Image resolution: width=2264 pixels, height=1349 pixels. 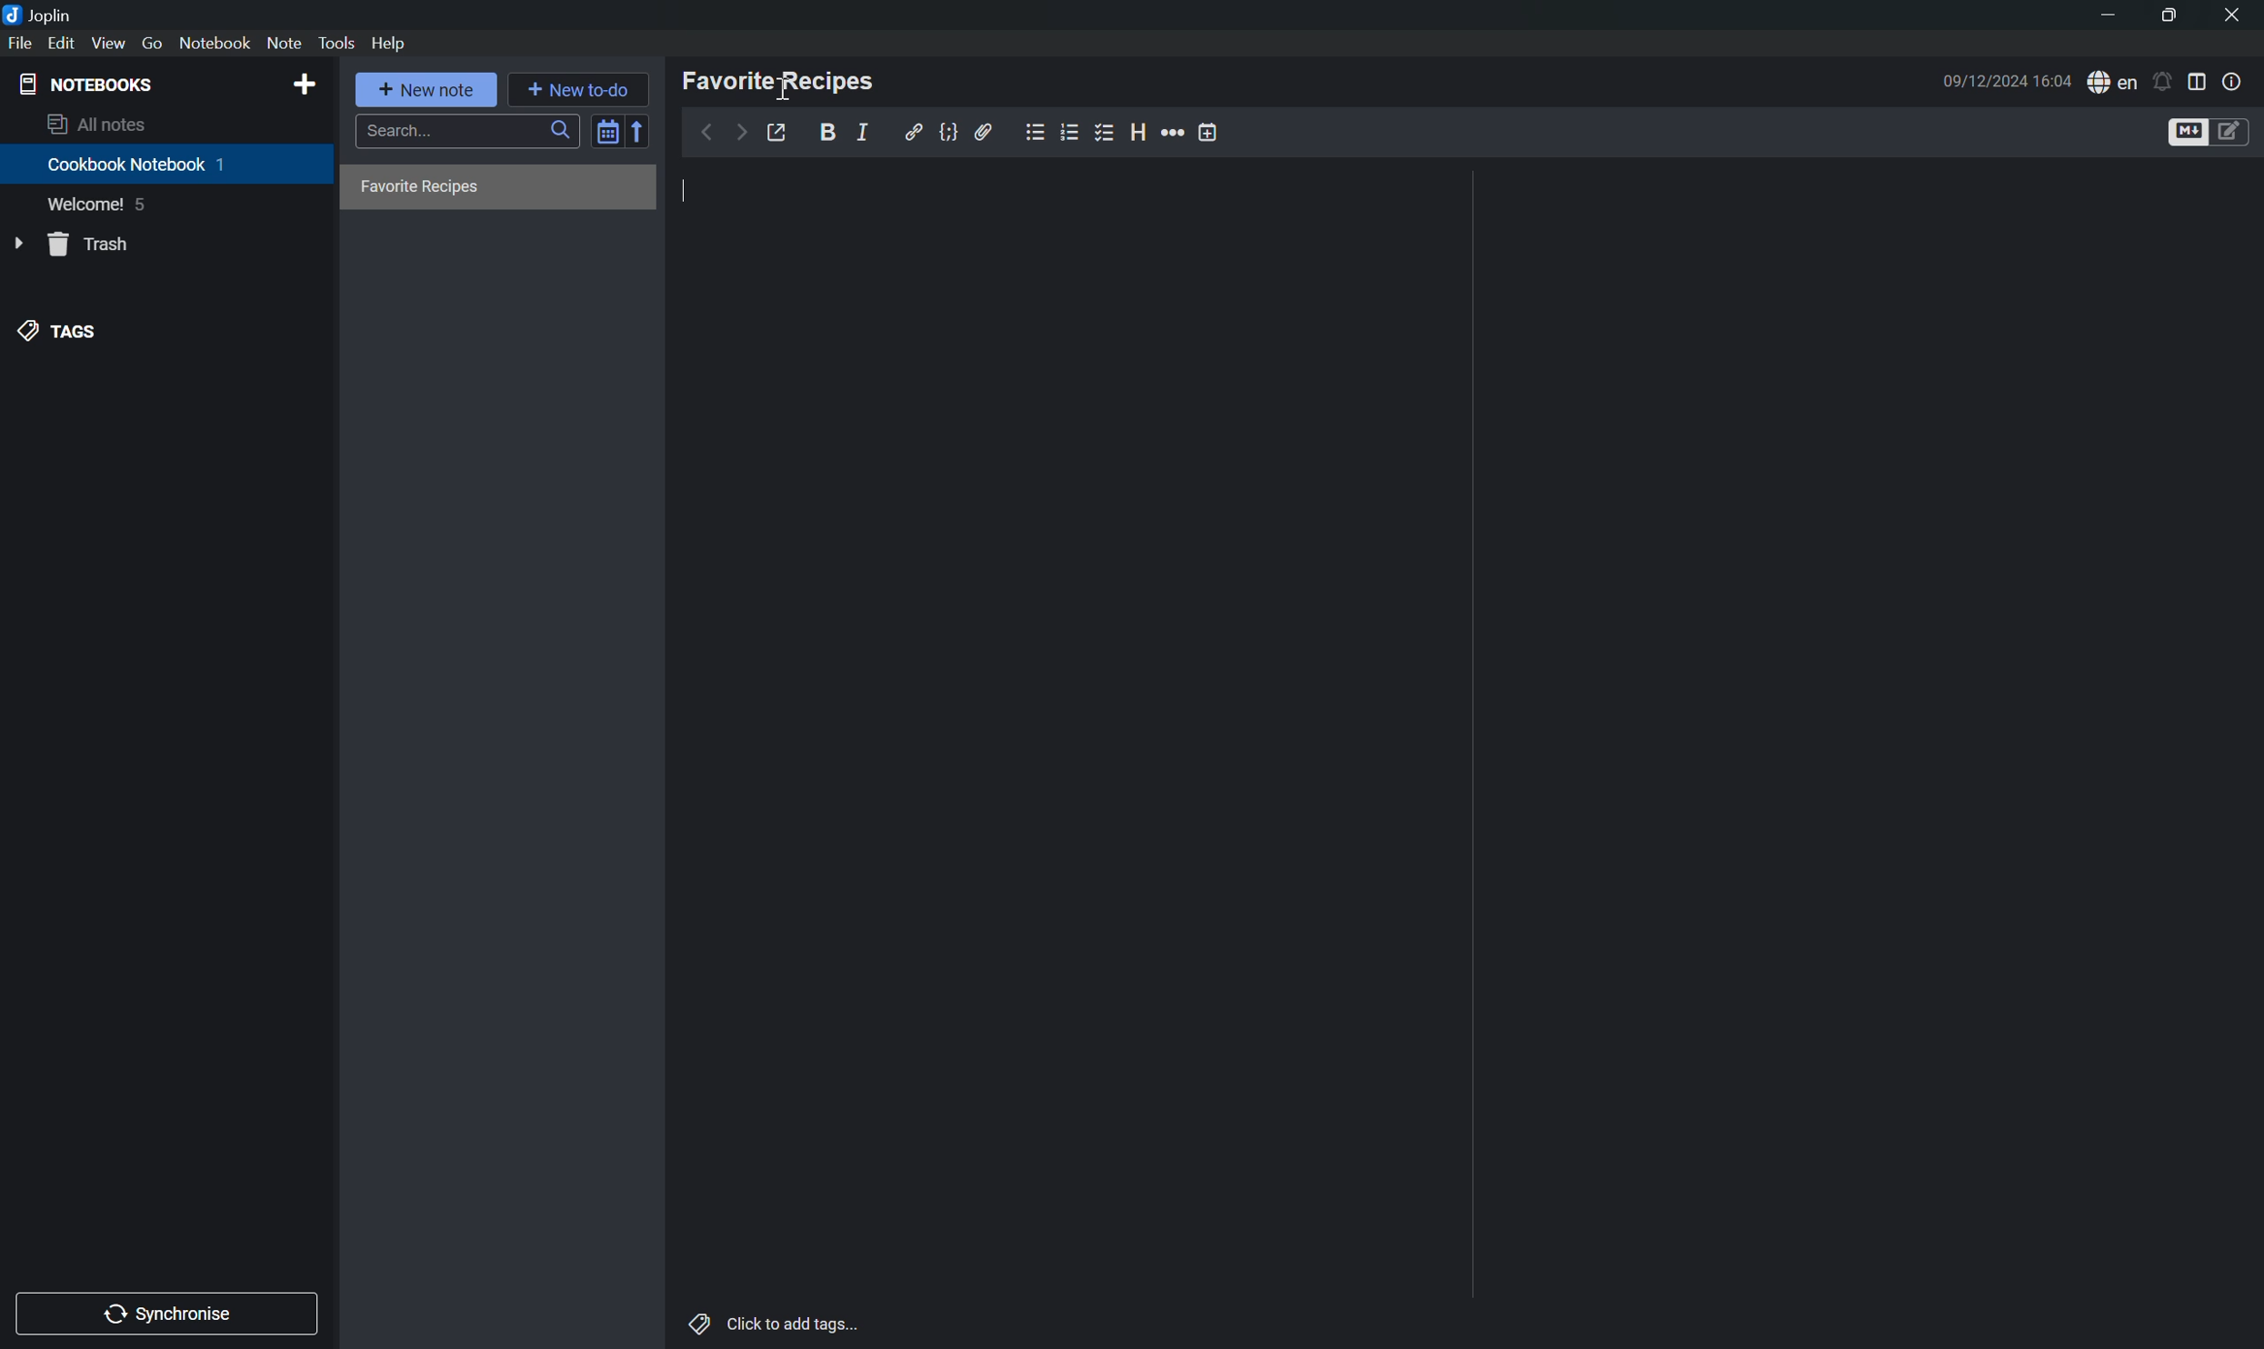 I want to click on Go, so click(x=155, y=44).